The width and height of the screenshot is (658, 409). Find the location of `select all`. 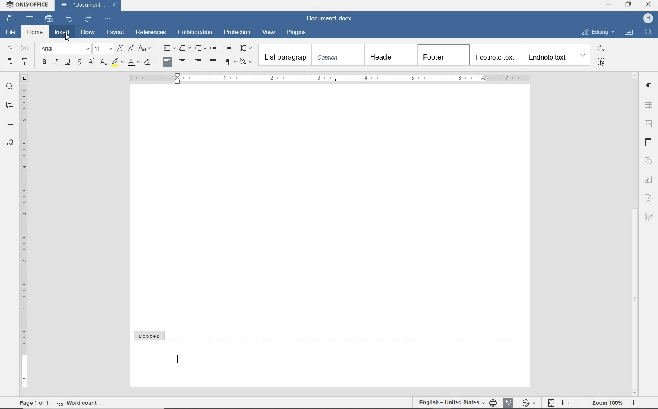

select all is located at coordinates (600, 62).